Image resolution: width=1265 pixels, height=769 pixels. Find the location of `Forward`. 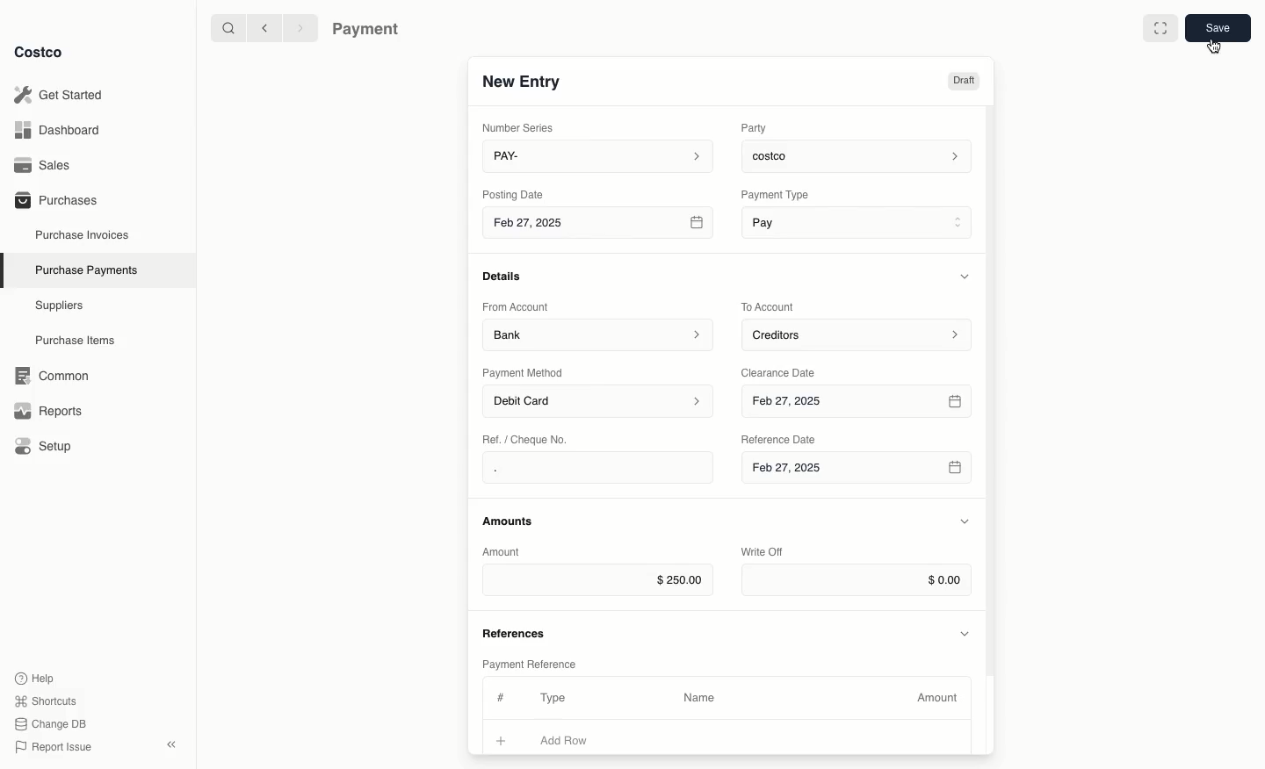

Forward is located at coordinates (299, 27).